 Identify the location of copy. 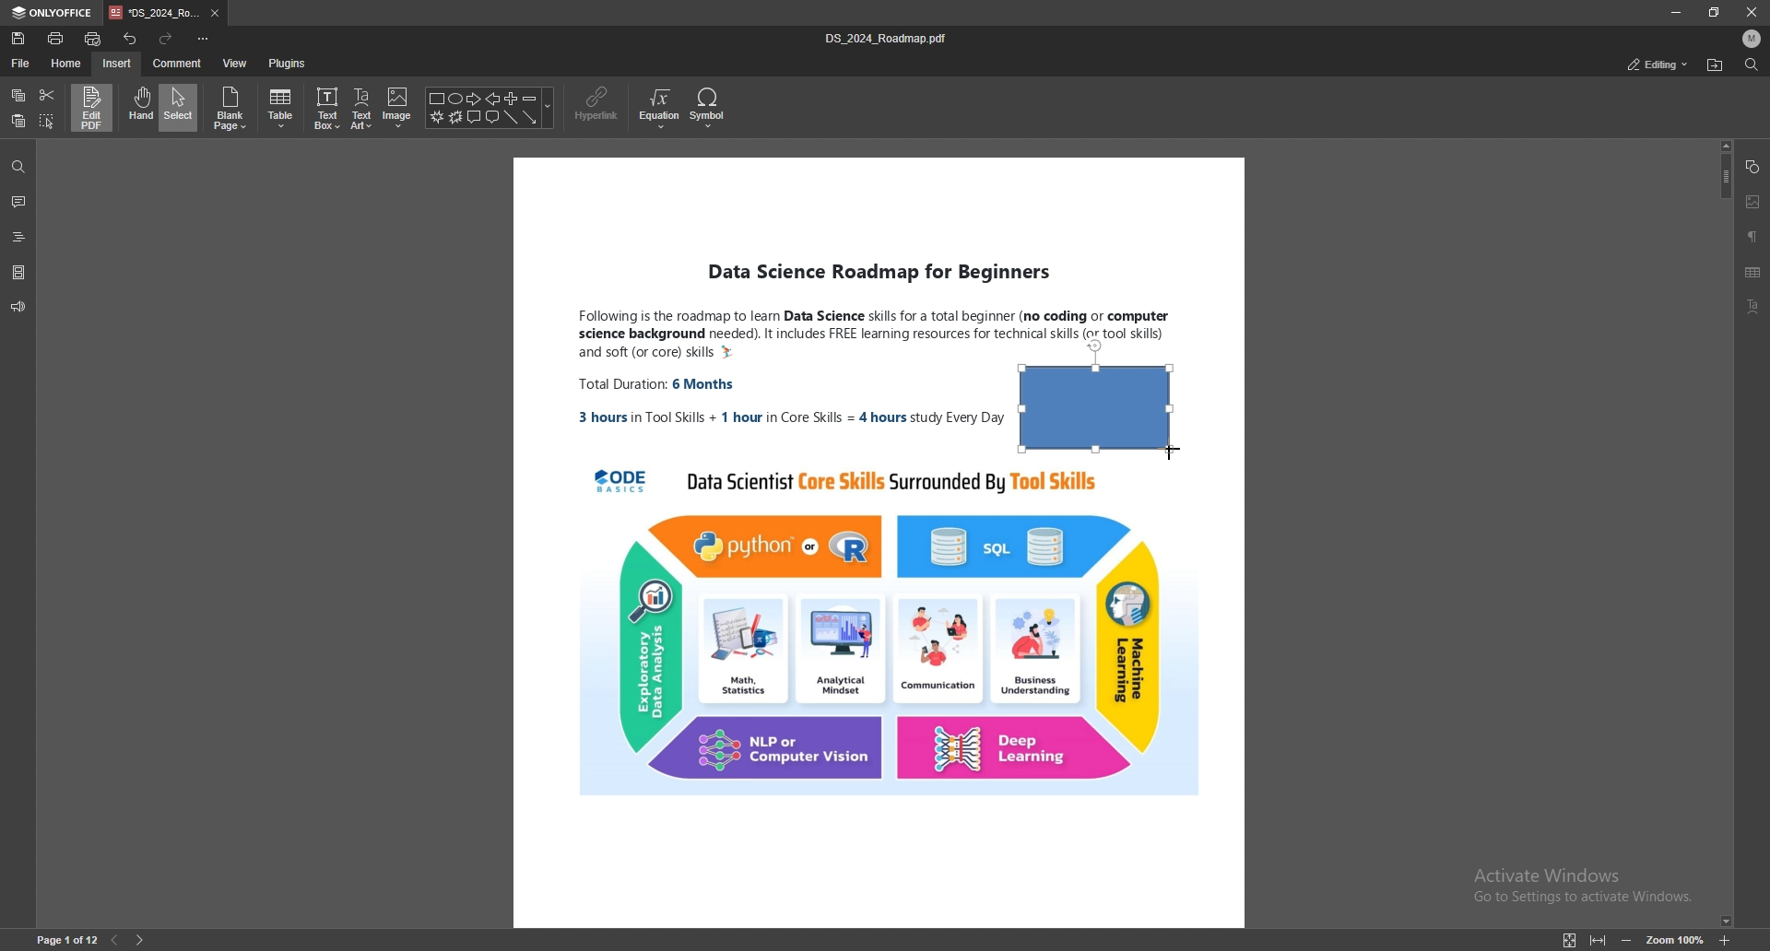
(20, 95).